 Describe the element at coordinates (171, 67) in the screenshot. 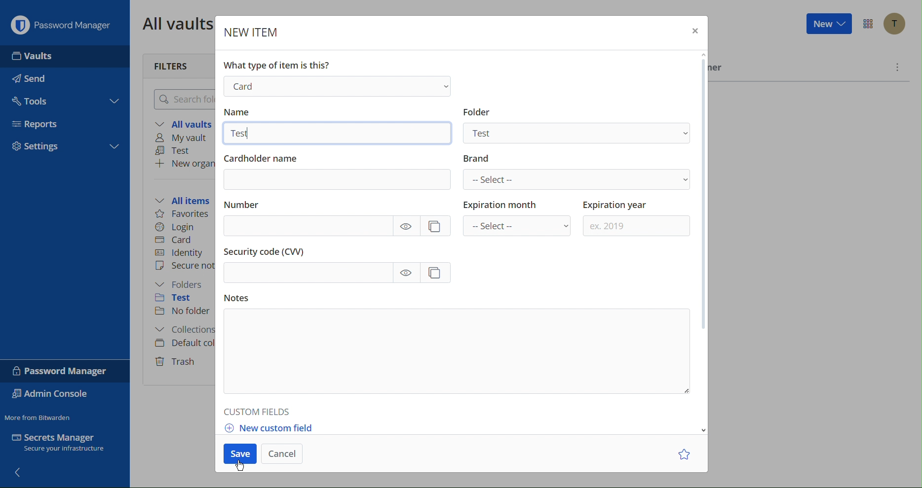

I see `Filters` at that location.